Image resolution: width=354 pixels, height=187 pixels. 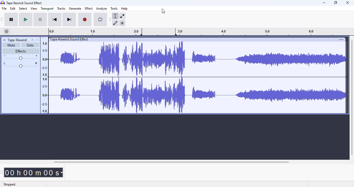 I want to click on enable looping, so click(x=100, y=20).